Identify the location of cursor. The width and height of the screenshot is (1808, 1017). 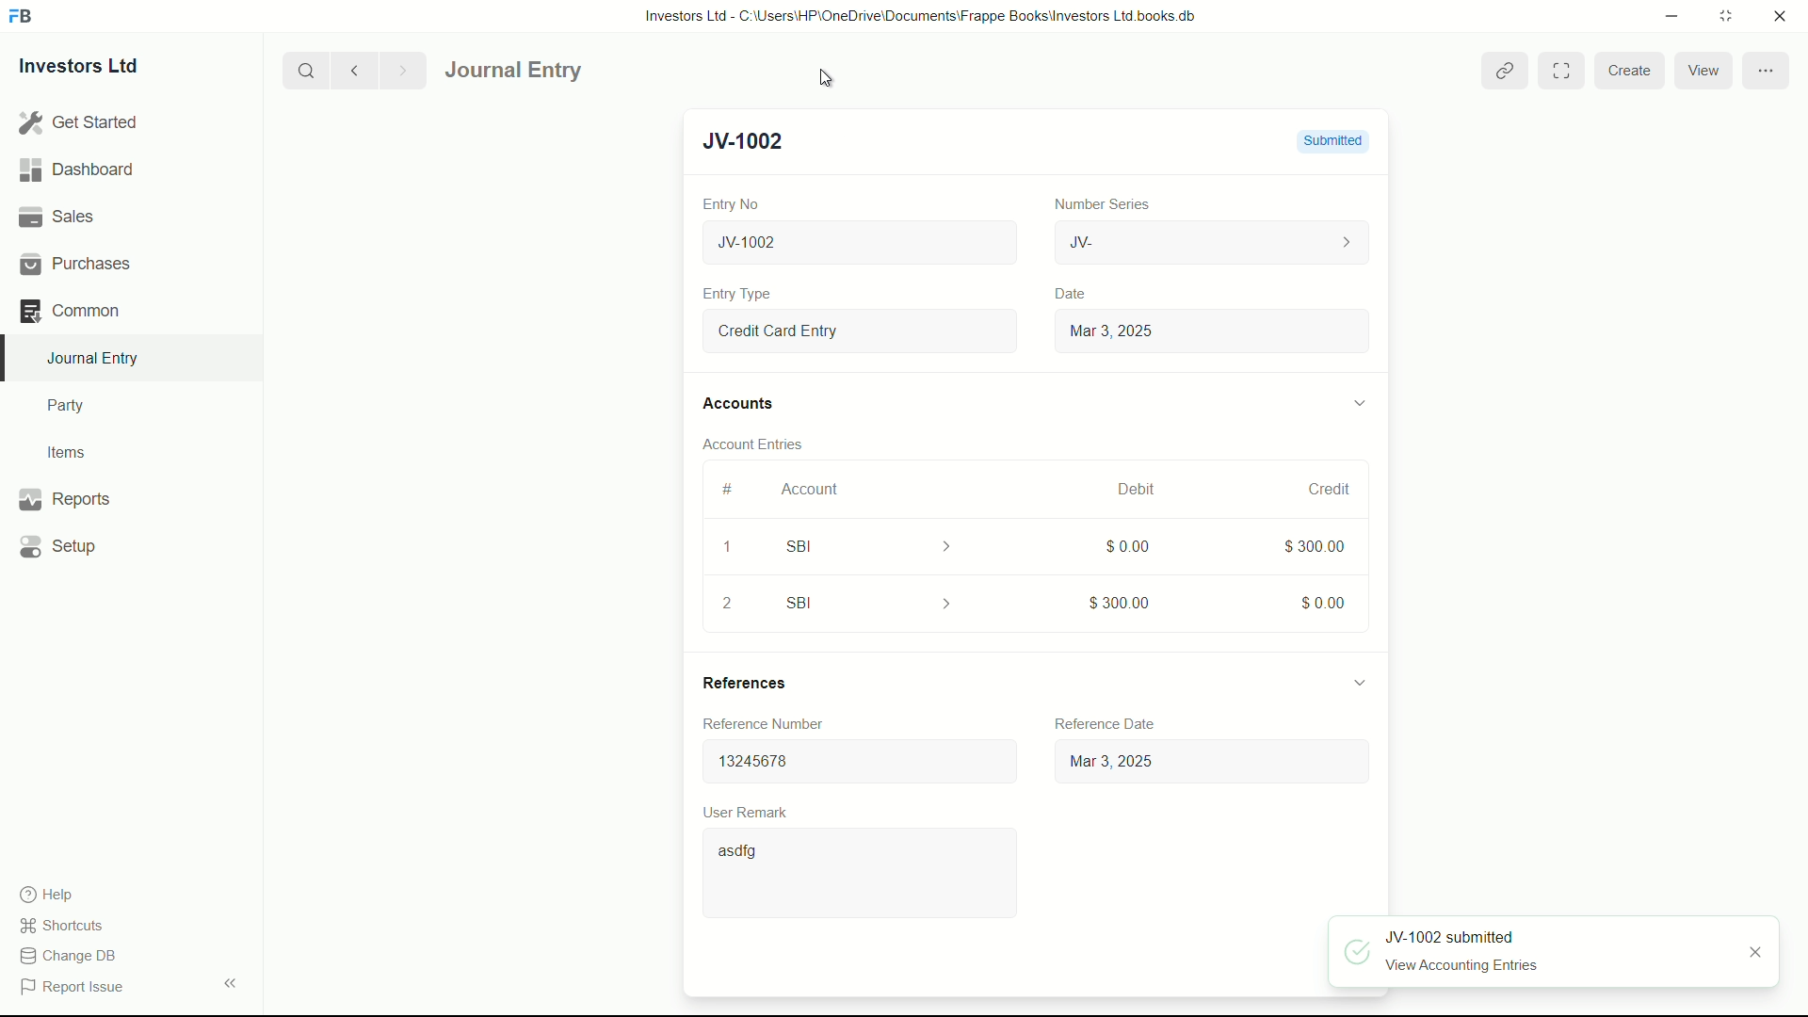
(829, 78).